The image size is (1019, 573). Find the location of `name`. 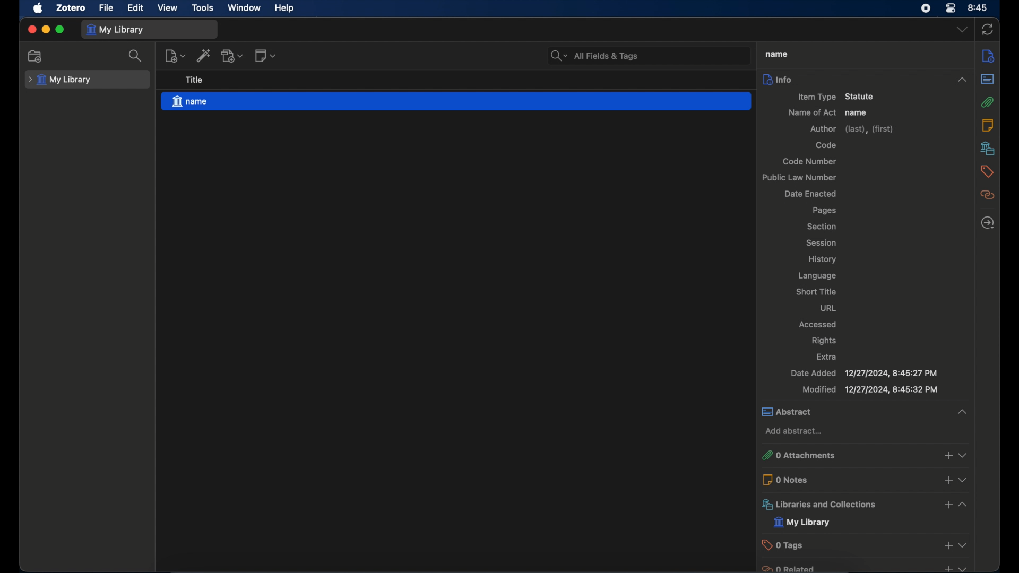

name is located at coordinates (857, 113).